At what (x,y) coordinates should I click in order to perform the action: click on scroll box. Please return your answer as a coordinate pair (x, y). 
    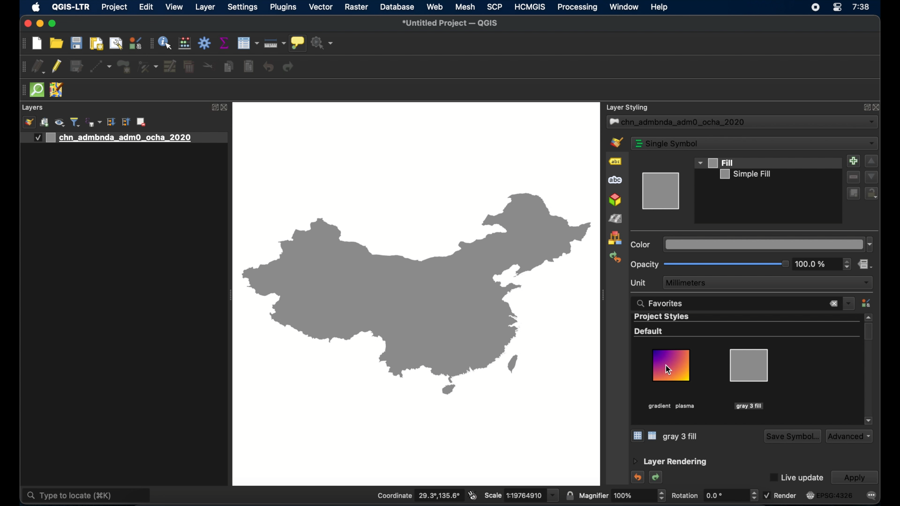
    Looking at the image, I should click on (869, 332).